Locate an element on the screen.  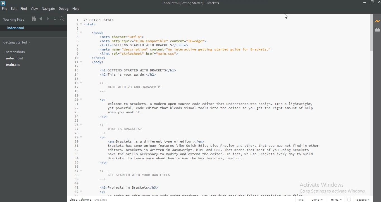
index html (Getting Started) - Brackets is located at coordinates (189, 4).